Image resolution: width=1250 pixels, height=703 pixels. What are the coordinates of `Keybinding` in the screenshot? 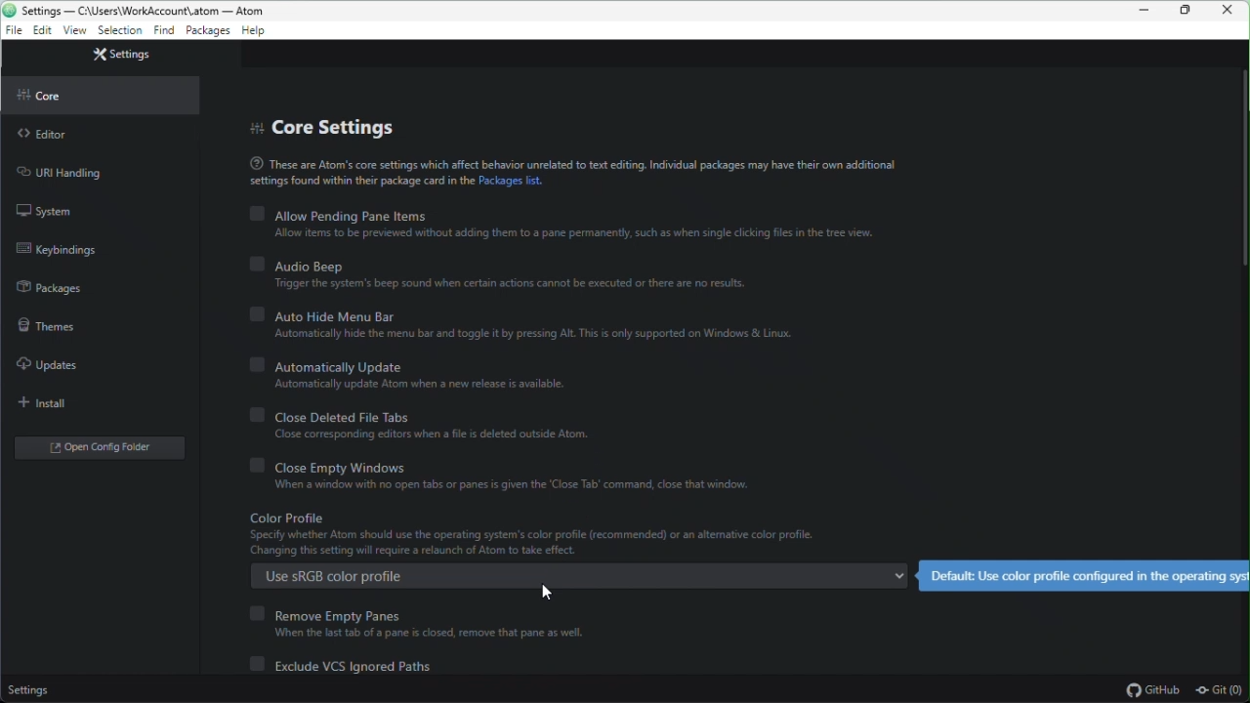 It's located at (66, 248).